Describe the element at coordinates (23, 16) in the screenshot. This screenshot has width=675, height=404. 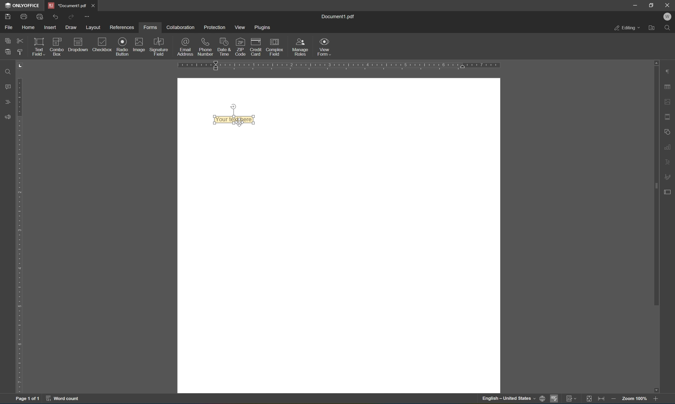
I see `print` at that location.